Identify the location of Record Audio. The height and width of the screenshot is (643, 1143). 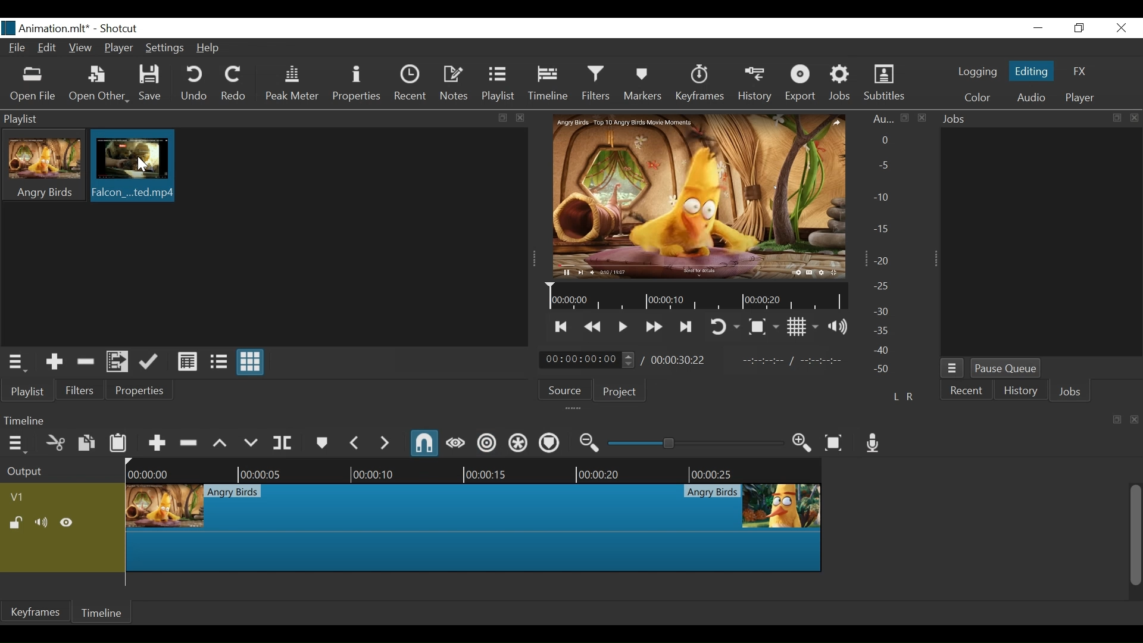
(873, 444).